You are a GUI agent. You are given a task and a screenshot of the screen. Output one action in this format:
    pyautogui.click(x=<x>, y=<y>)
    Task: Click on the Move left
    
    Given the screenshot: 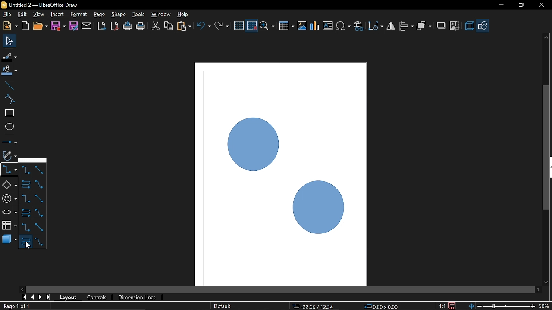 What is the action you would take?
    pyautogui.click(x=22, y=289)
    